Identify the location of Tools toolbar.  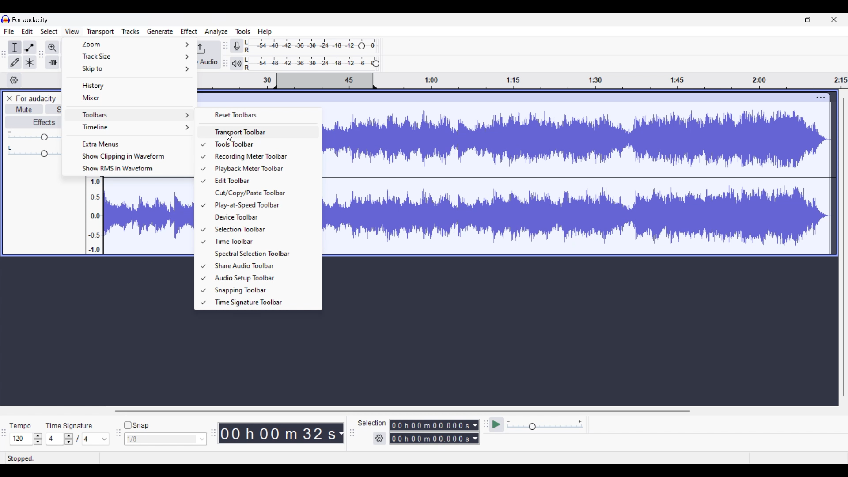
(263, 144).